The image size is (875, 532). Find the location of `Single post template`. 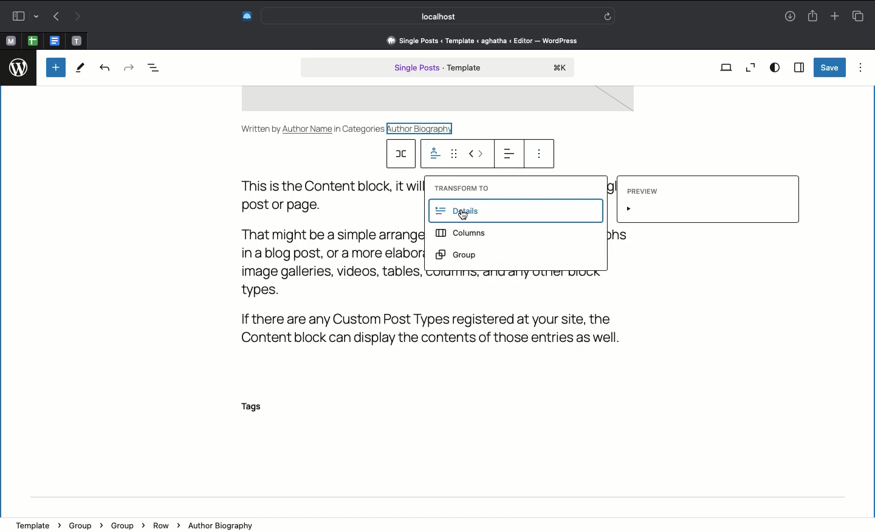

Single post template is located at coordinates (437, 69).